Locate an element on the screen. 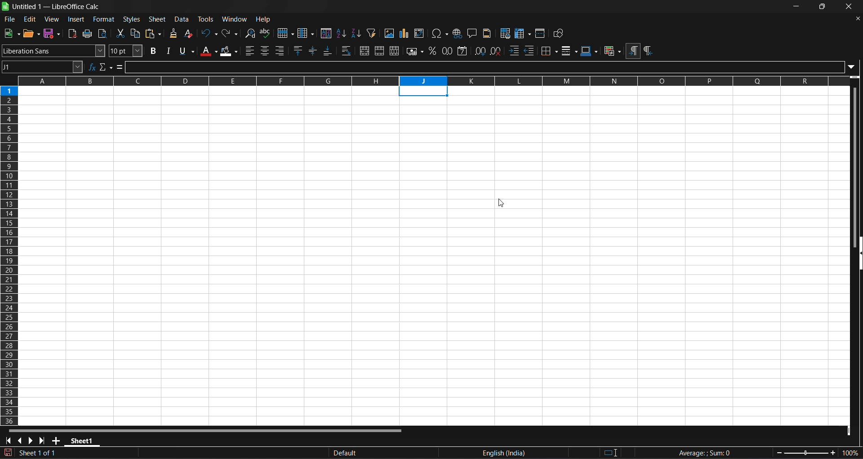 This screenshot has height=459, width=863. help is located at coordinates (264, 20).